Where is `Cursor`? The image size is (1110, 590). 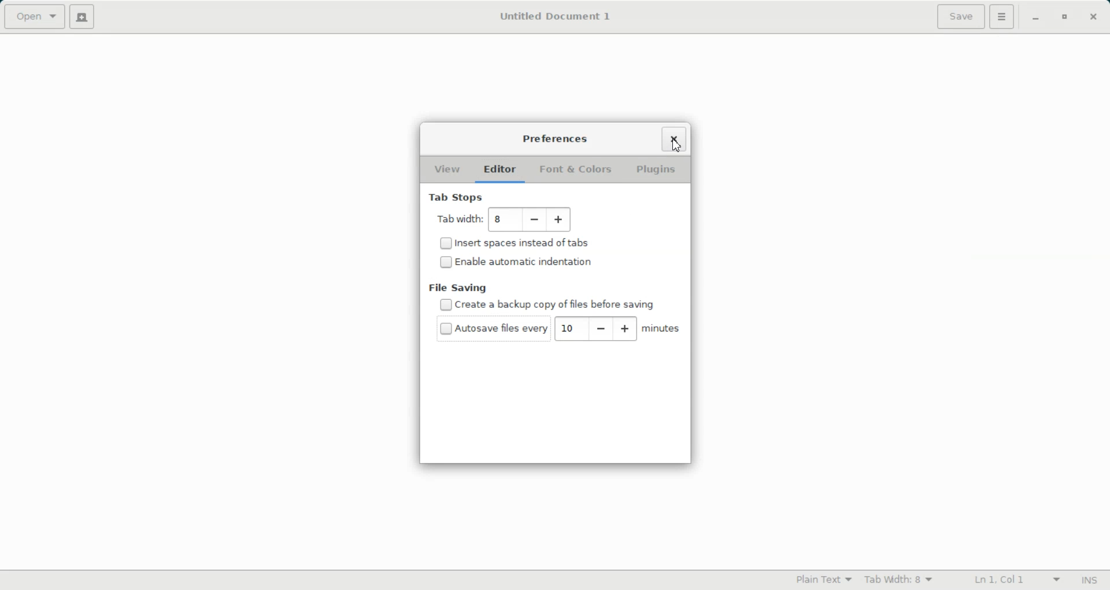 Cursor is located at coordinates (677, 145).